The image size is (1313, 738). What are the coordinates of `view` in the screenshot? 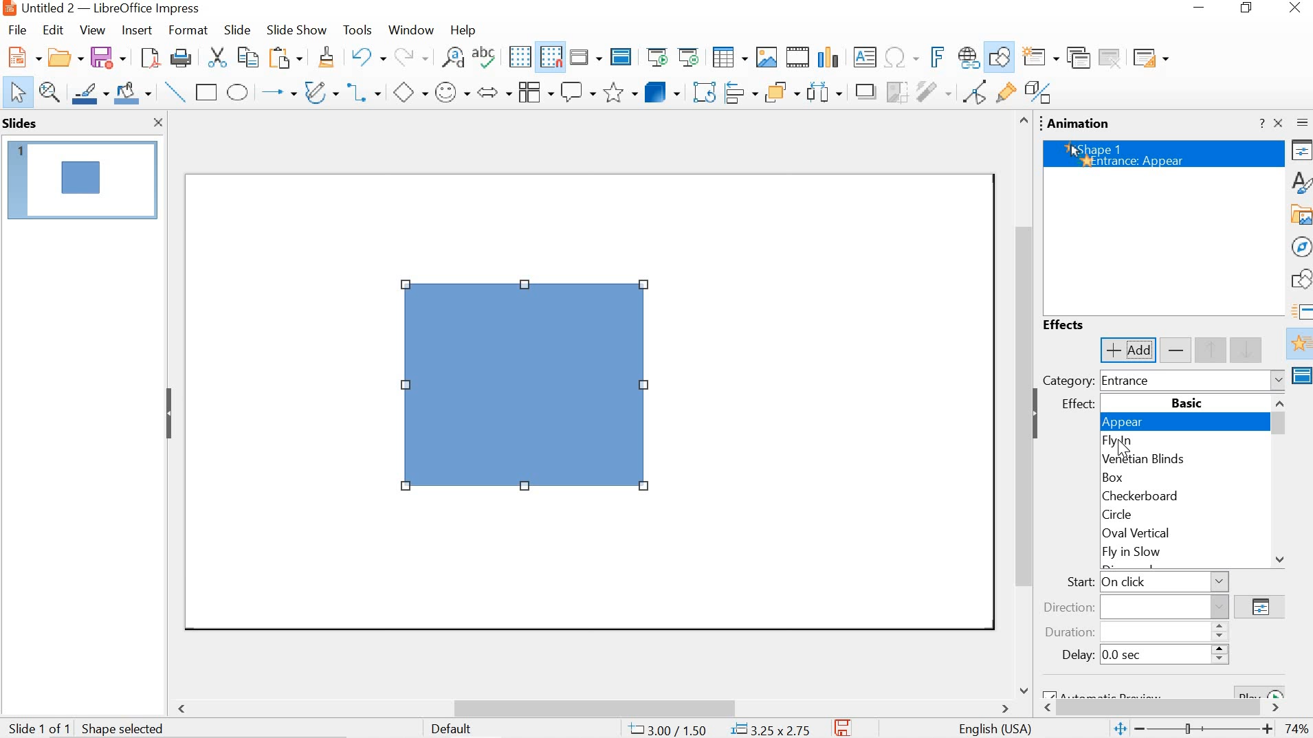 It's located at (90, 30).